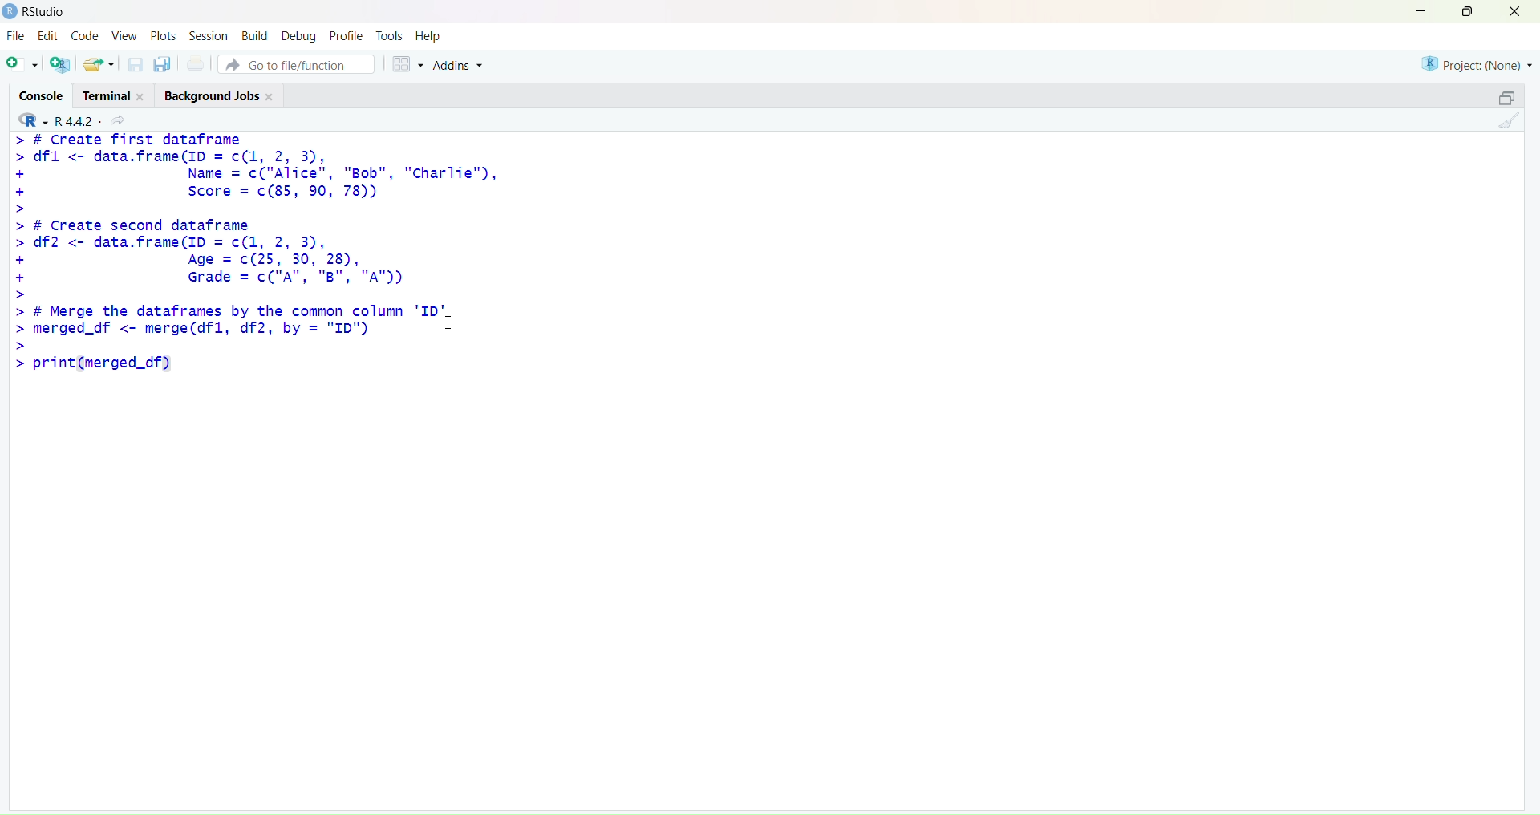  What do you see at coordinates (1477, 63) in the screenshot?
I see `Project: (None)` at bounding box center [1477, 63].